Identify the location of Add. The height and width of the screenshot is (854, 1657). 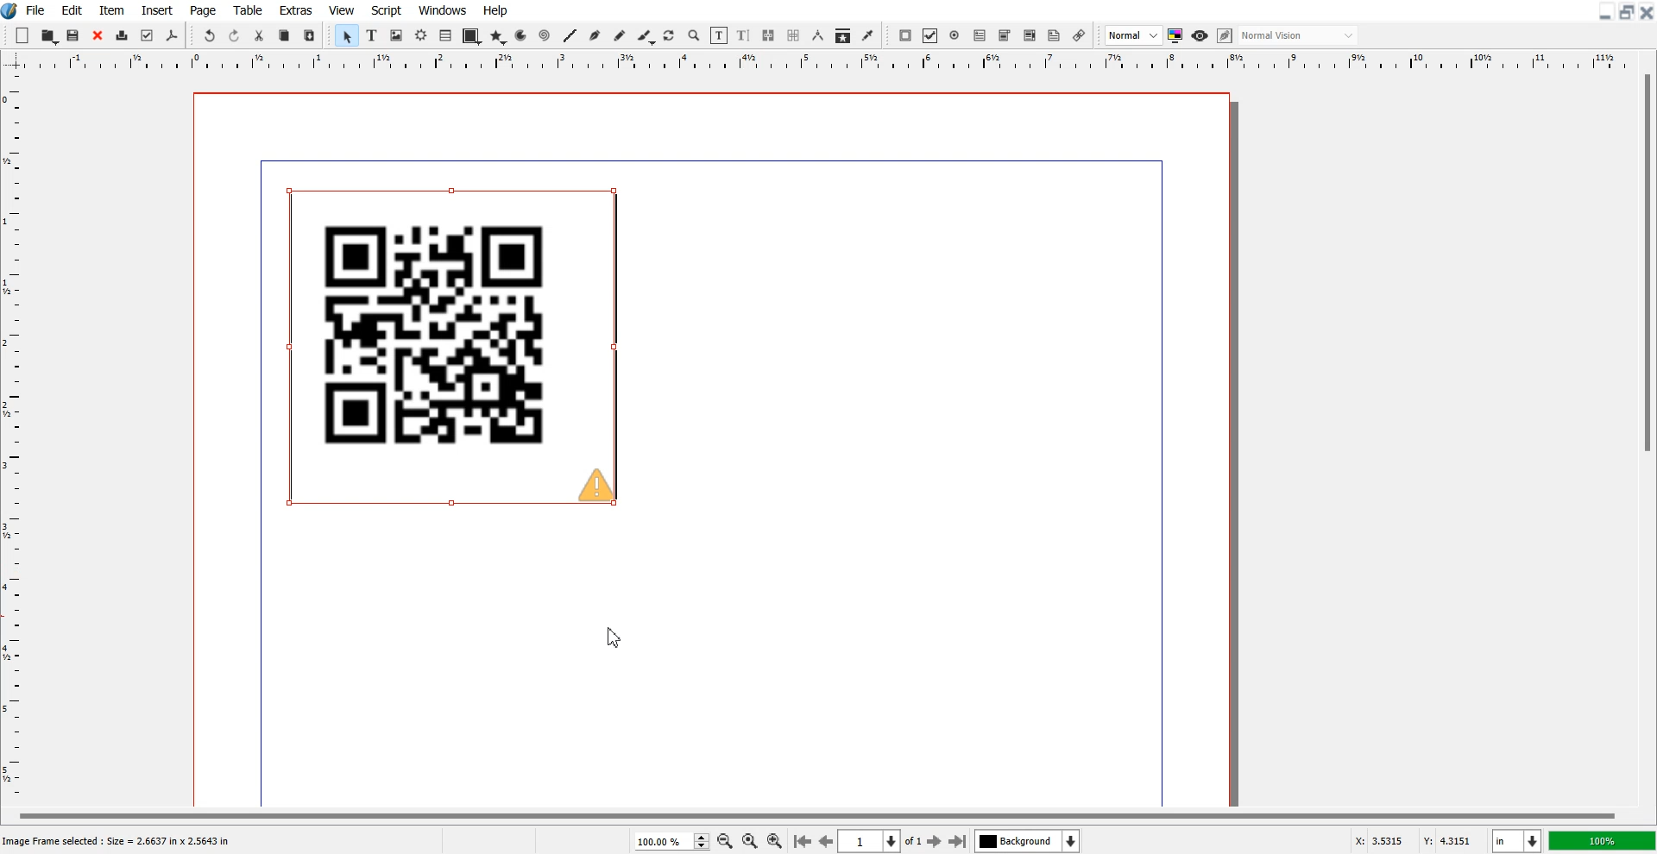
(23, 35).